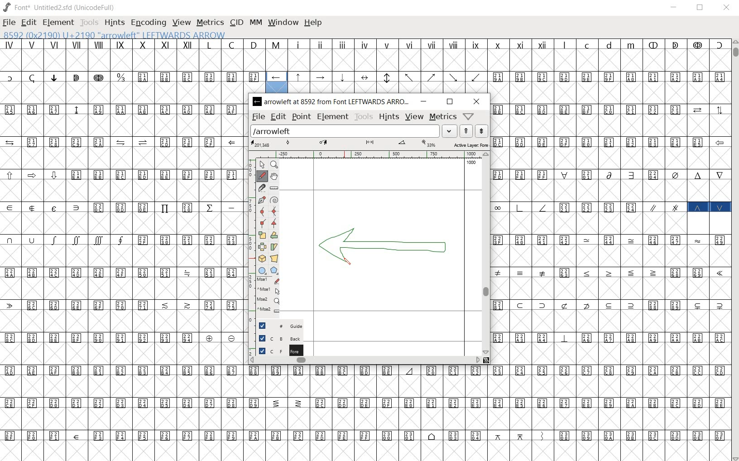 This screenshot has width=739, height=461. Describe the element at coordinates (470, 116) in the screenshot. I see `Help/Window` at that location.